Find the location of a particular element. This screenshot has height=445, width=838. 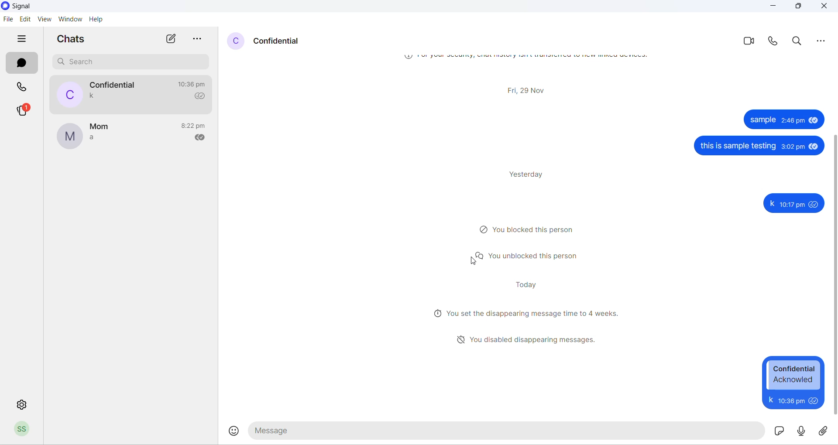

search chats is located at coordinates (134, 62).